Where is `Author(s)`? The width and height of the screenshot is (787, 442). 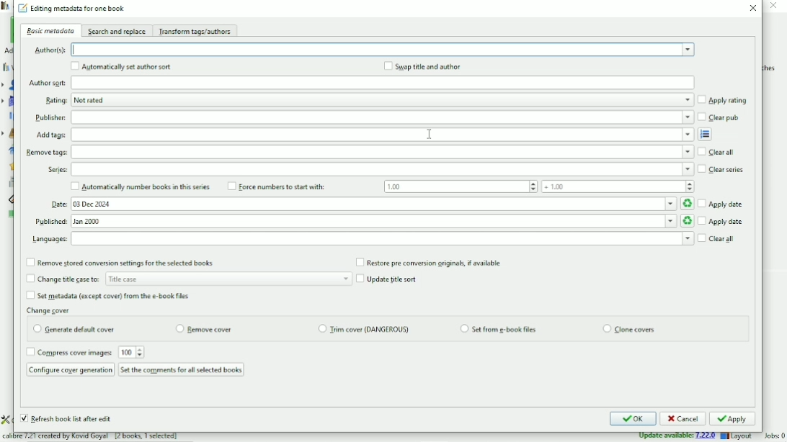
Author(s) is located at coordinates (383, 49).